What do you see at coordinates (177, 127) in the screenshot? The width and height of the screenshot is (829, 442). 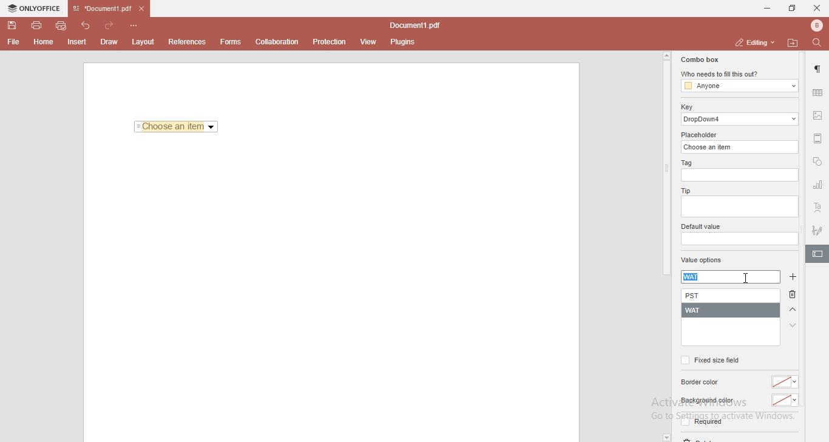 I see `Choose an item` at bounding box center [177, 127].